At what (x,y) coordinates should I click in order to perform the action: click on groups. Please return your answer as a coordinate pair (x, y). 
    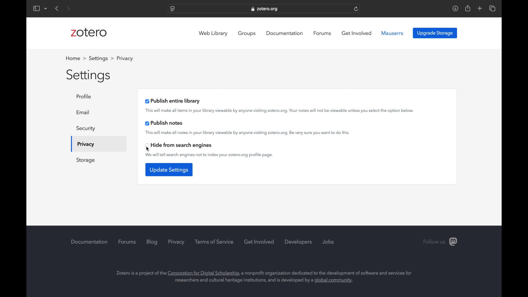
    Looking at the image, I should click on (248, 33).